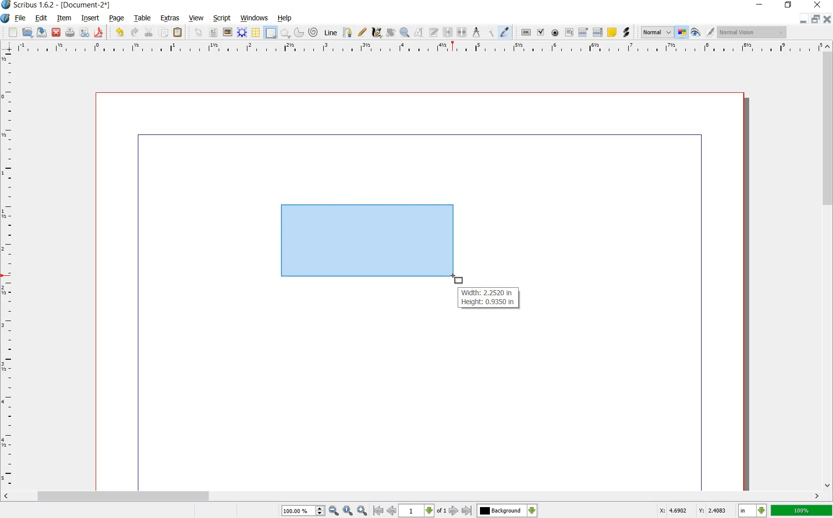 This screenshot has height=518, width=833. What do you see at coordinates (20, 19) in the screenshot?
I see `FILE` at bounding box center [20, 19].